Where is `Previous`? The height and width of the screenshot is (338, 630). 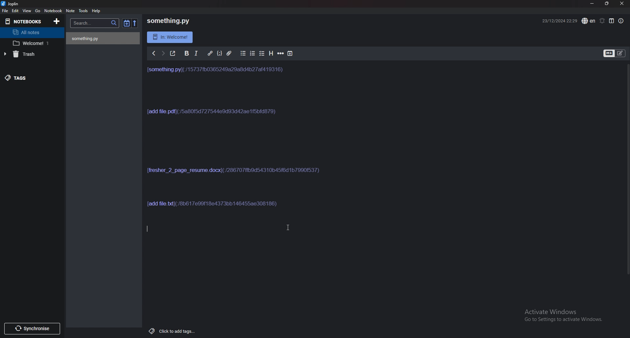 Previous is located at coordinates (154, 53).